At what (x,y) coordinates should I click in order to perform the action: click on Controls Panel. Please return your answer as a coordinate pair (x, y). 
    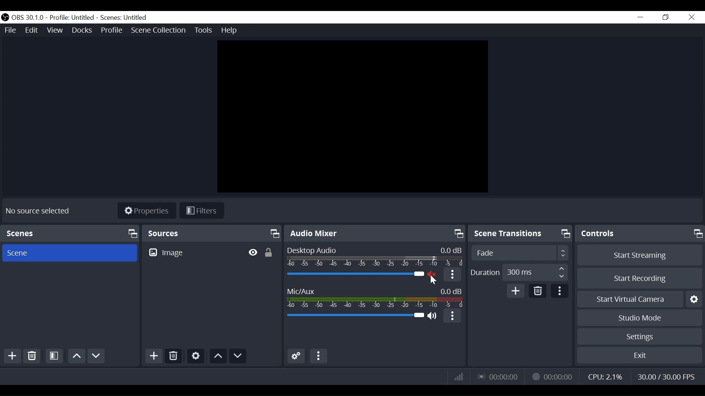
    Looking at the image, I should click on (640, 234).